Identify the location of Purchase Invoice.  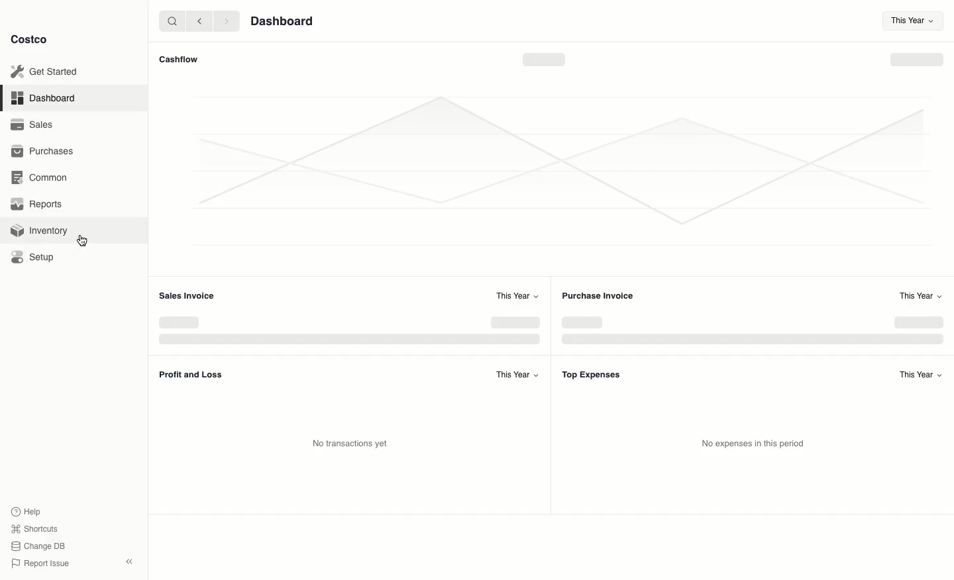
(596, 297).